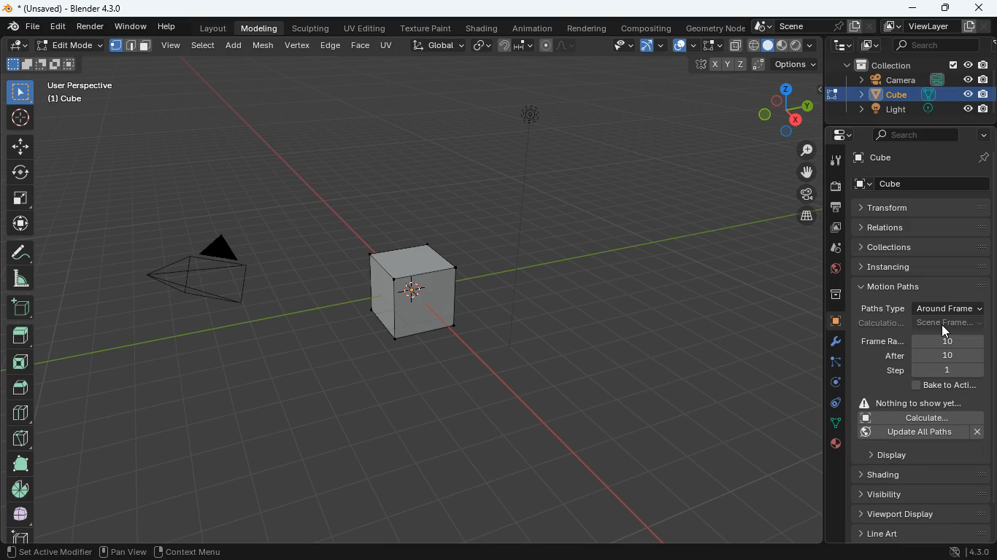  What do you see at coordinates (893, 474) in the screenshot?
I see `Shading` at bounding box center [893, 474].